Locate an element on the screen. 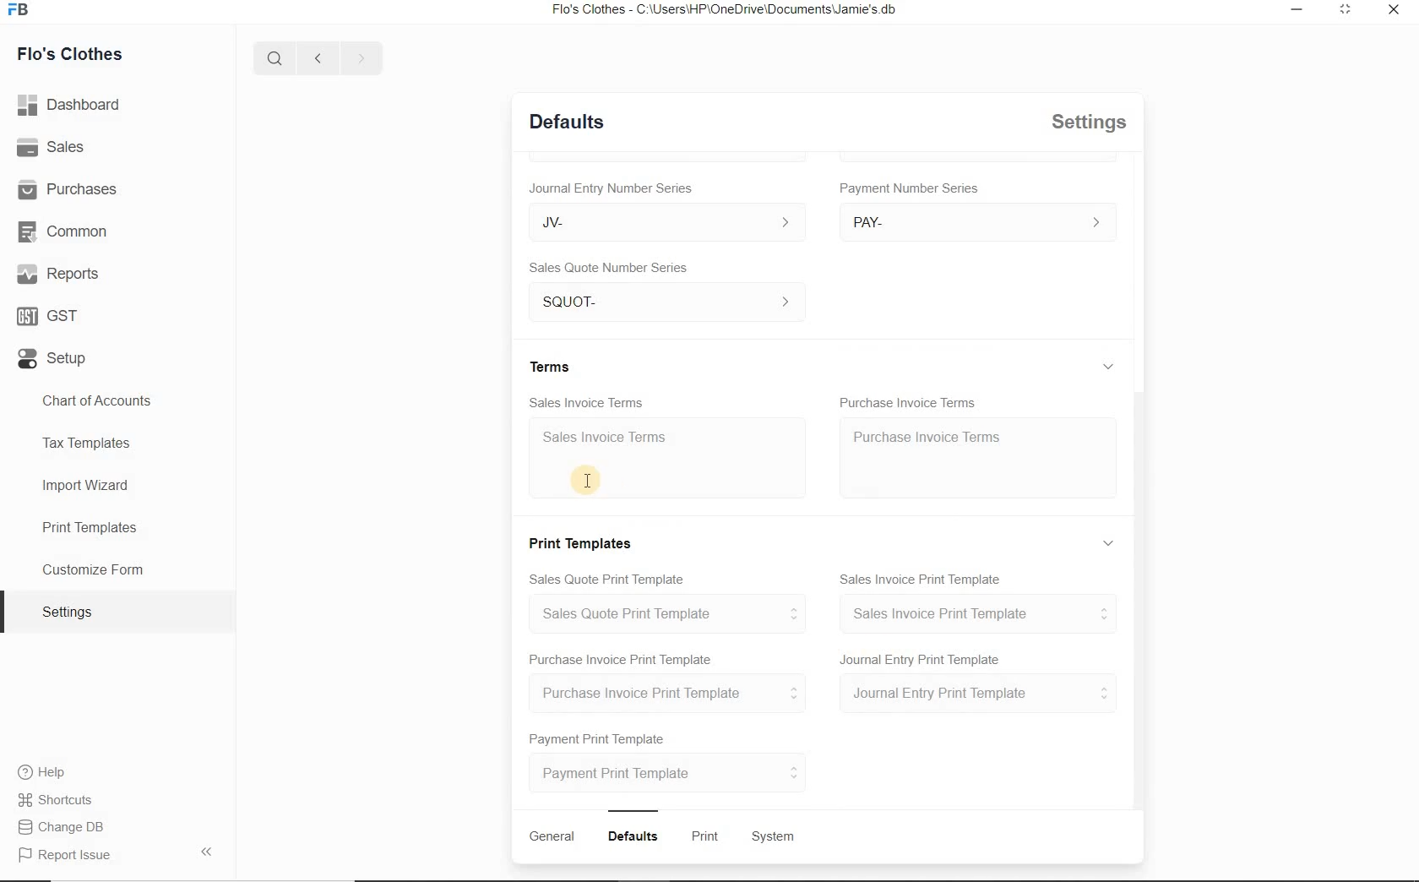 The image size is (1419, 882). Sales Invoice Terms is located at coordinates (586, 403).